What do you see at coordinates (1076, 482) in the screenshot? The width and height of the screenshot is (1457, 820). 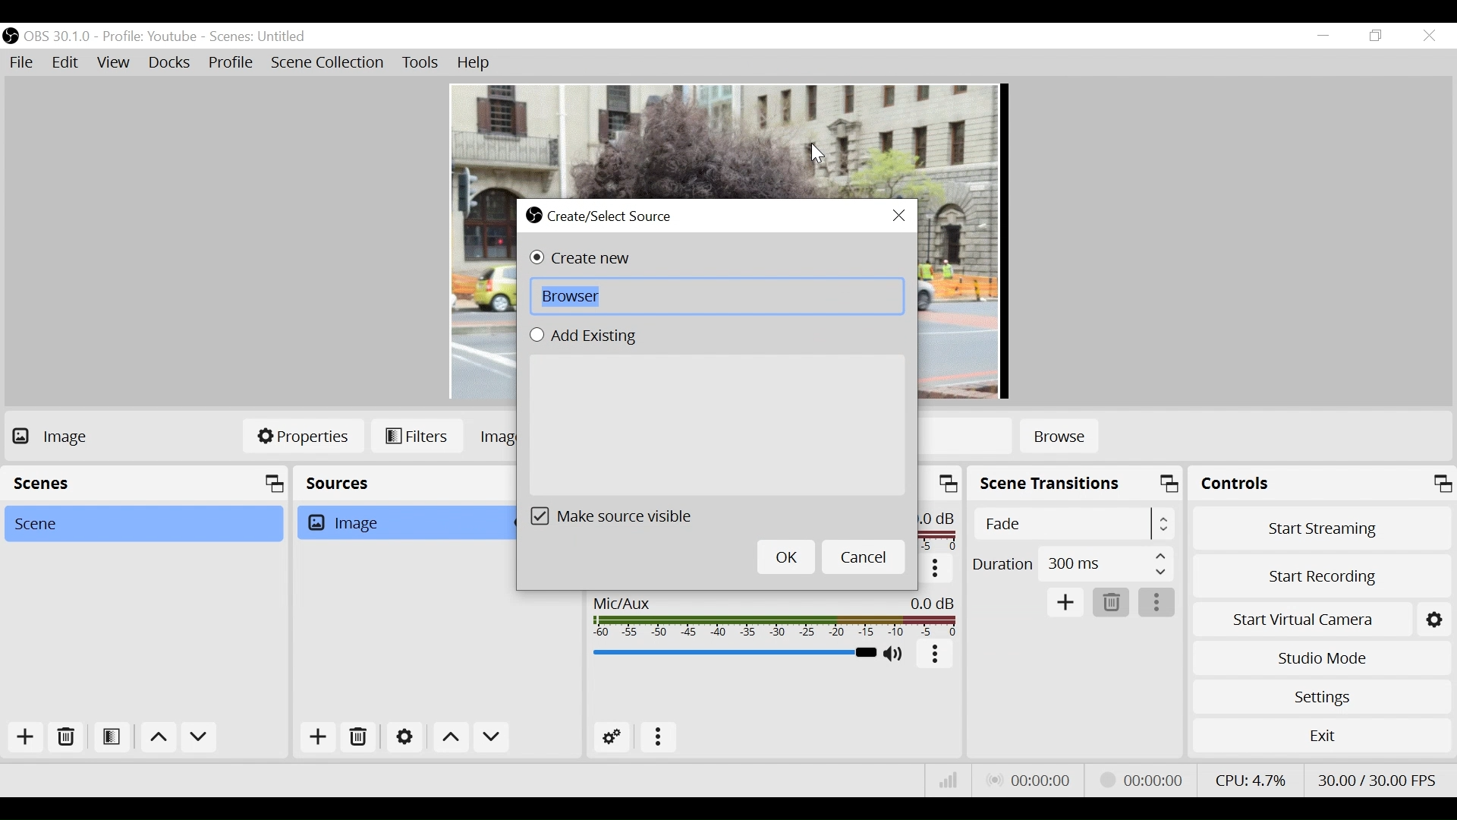 I see `Scene Transition` at bounding box center [1076, 482].